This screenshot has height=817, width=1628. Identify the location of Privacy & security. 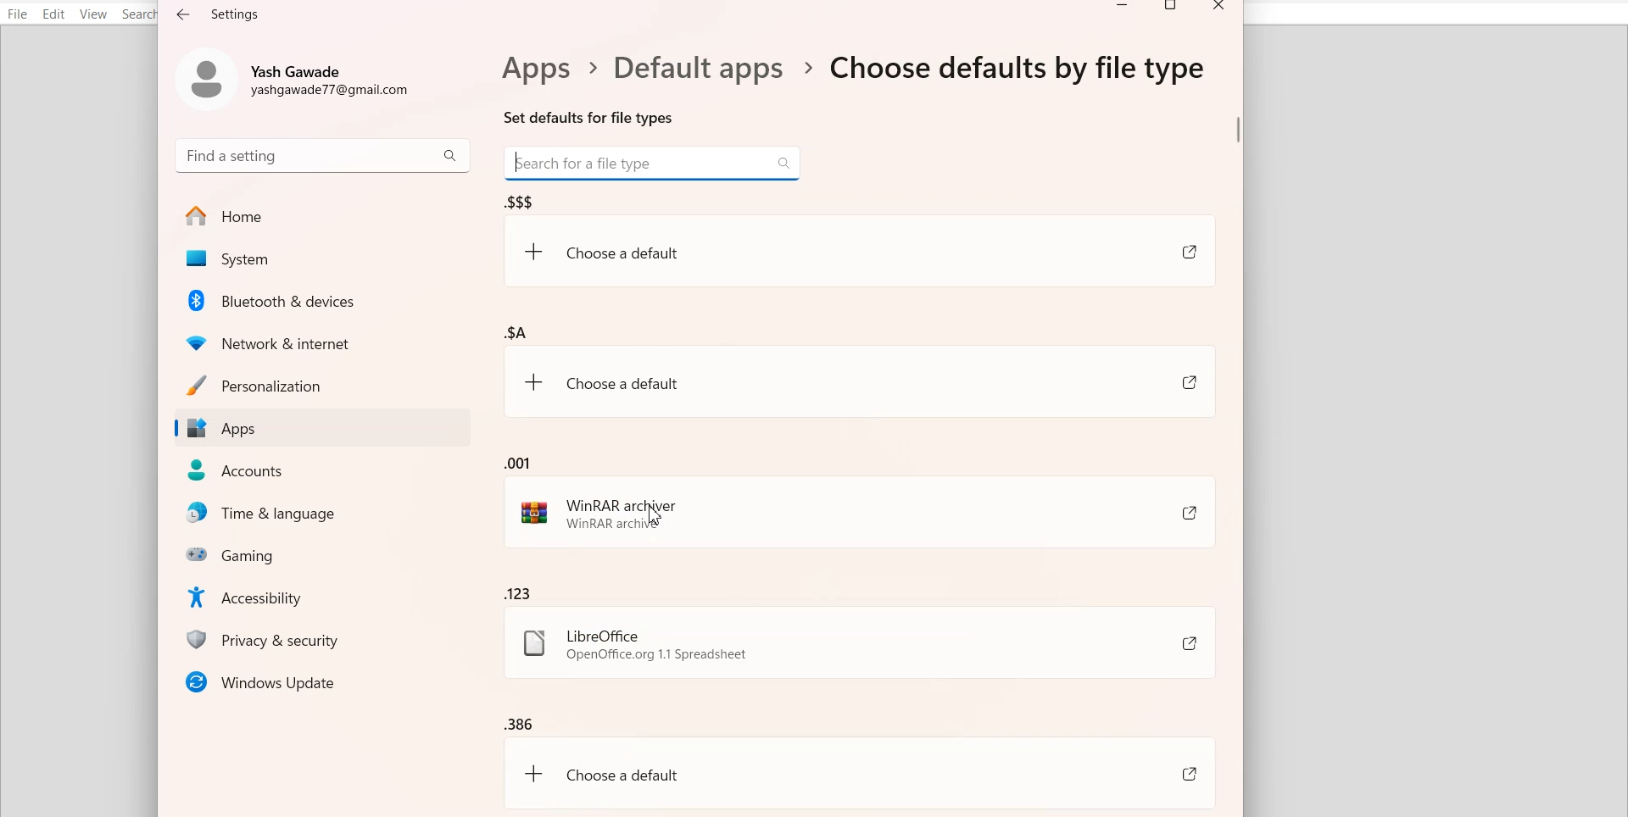
(327, 639).